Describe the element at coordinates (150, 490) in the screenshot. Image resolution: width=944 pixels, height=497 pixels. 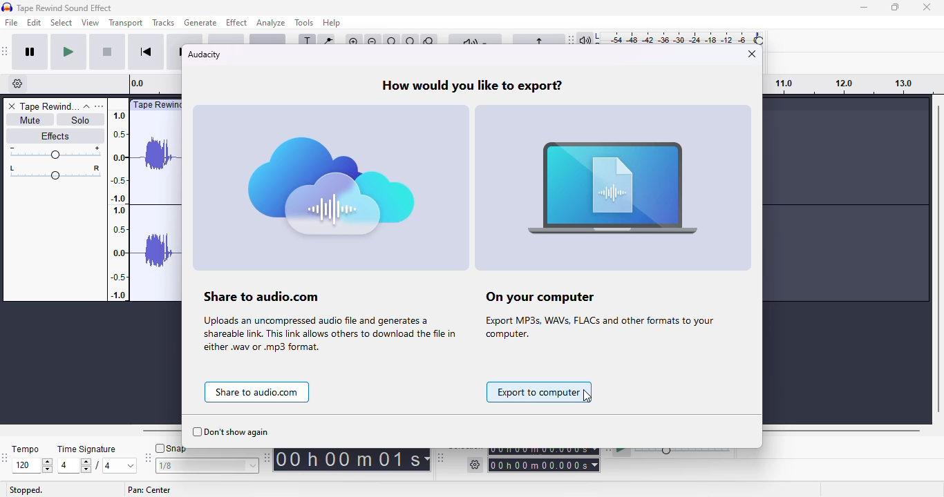
I see `Pan: Center` at that location.